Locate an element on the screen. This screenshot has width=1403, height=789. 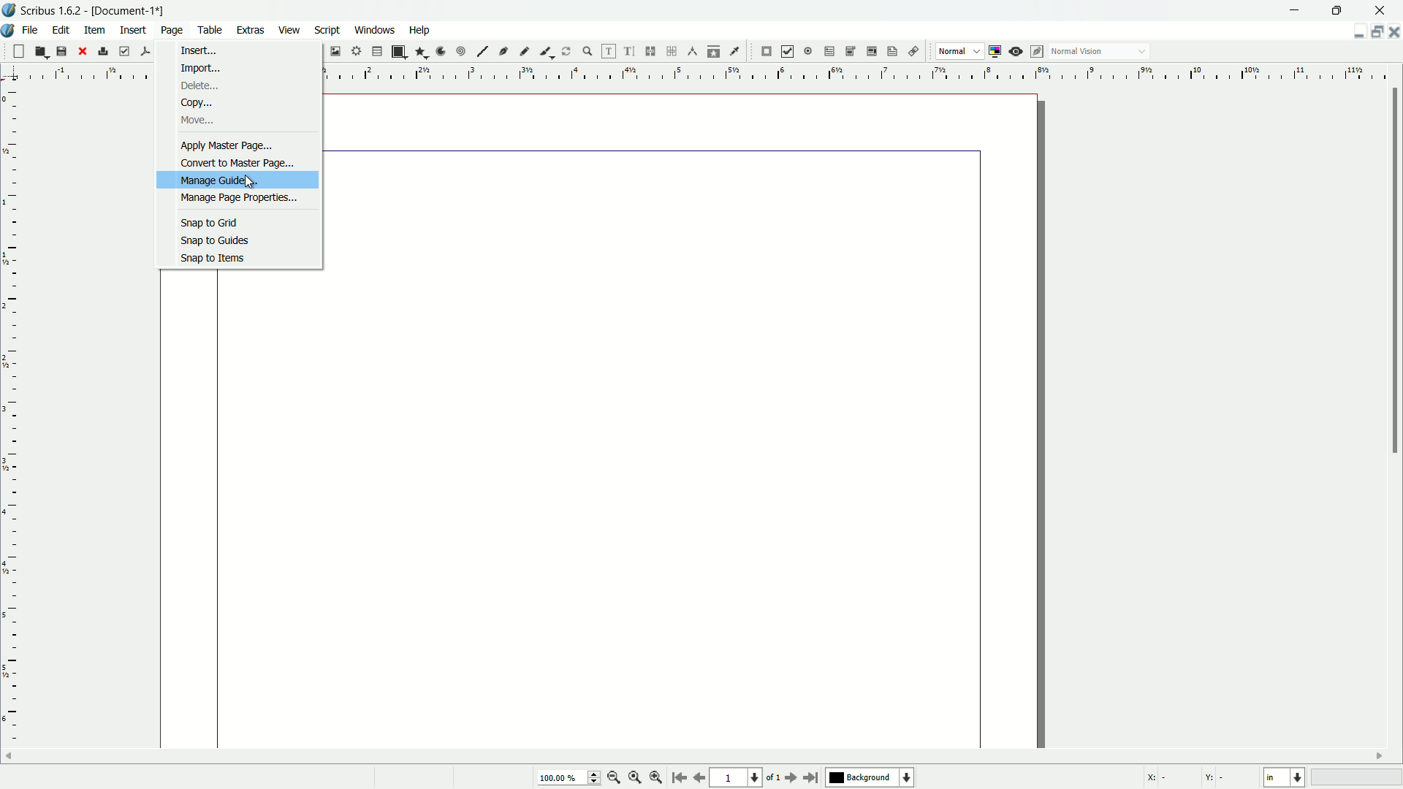
unlink text frames is located at coordinates (674, 51).